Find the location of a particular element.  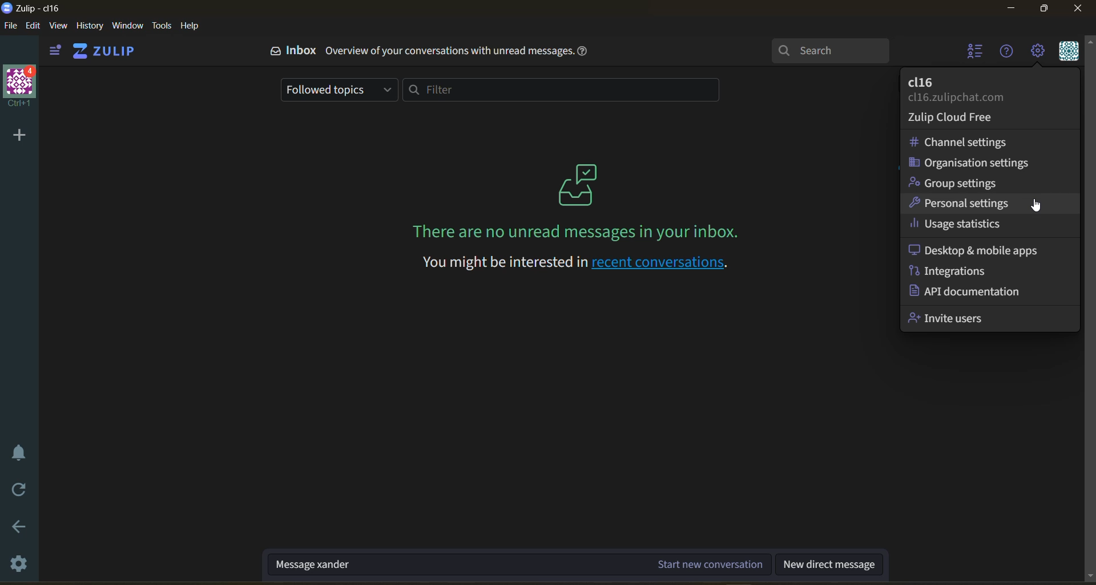

personal settings is located at coordinates (958, 204).